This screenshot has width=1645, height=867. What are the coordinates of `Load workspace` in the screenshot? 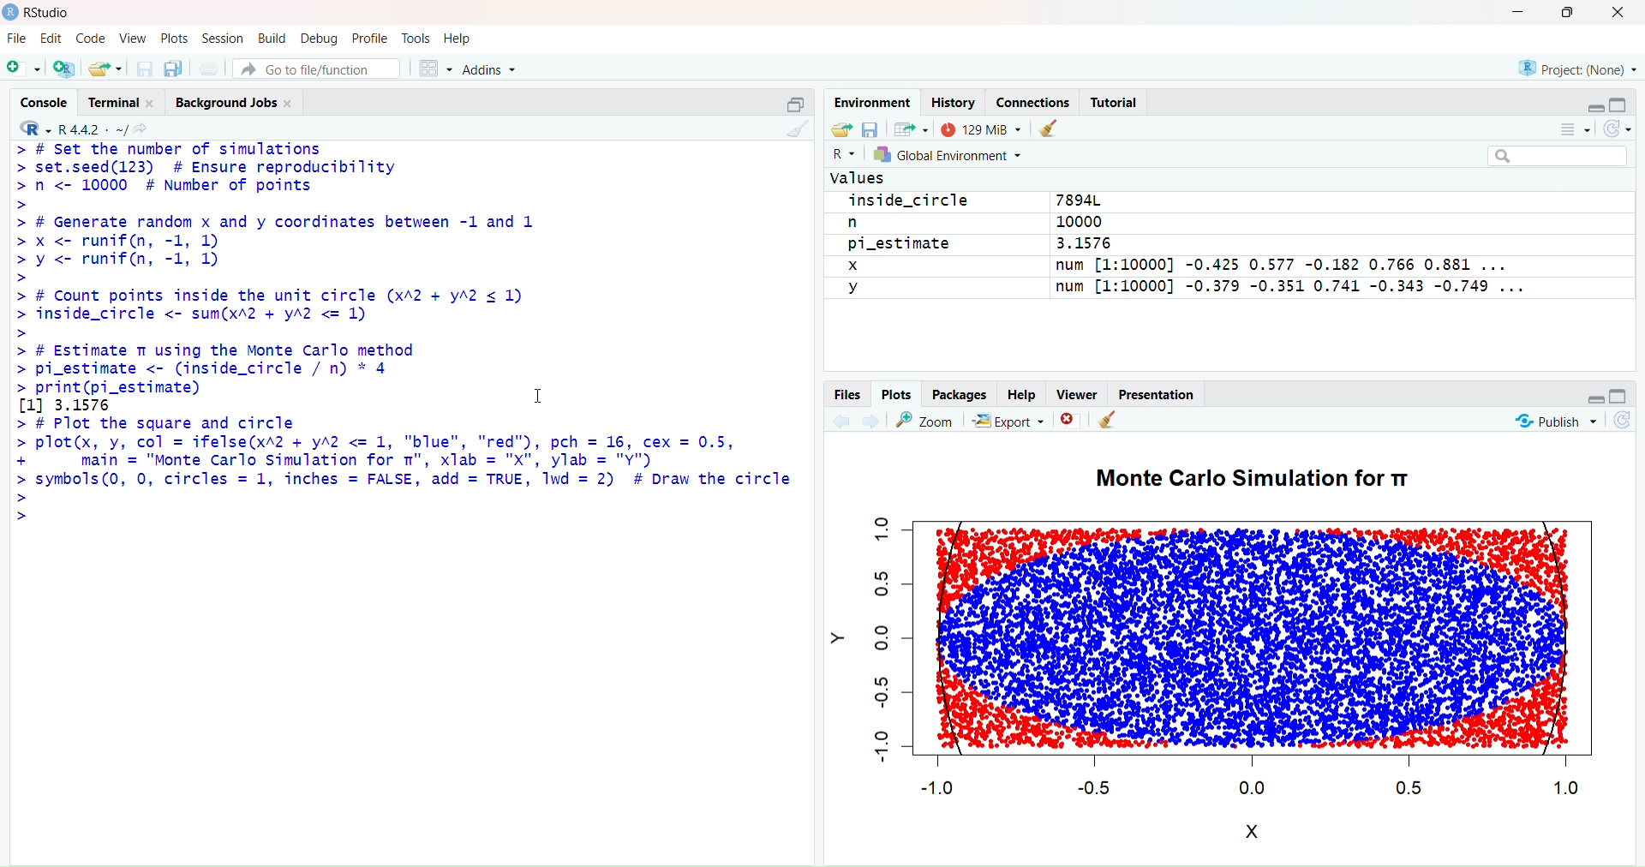 It's located at (839, 132).